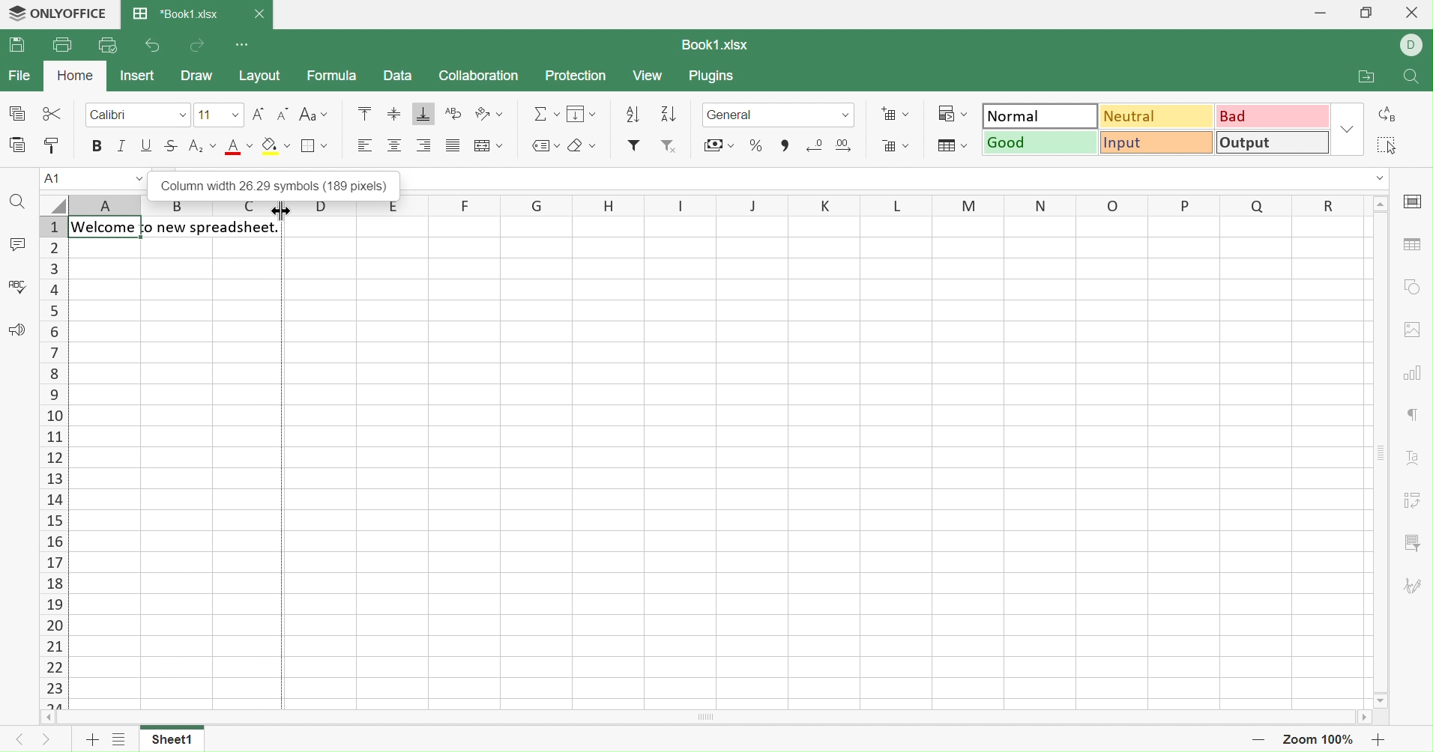  What do you see at coordinates (478, 76) in the screenshot?
I see `Collection` at bounding box center [478, 76].